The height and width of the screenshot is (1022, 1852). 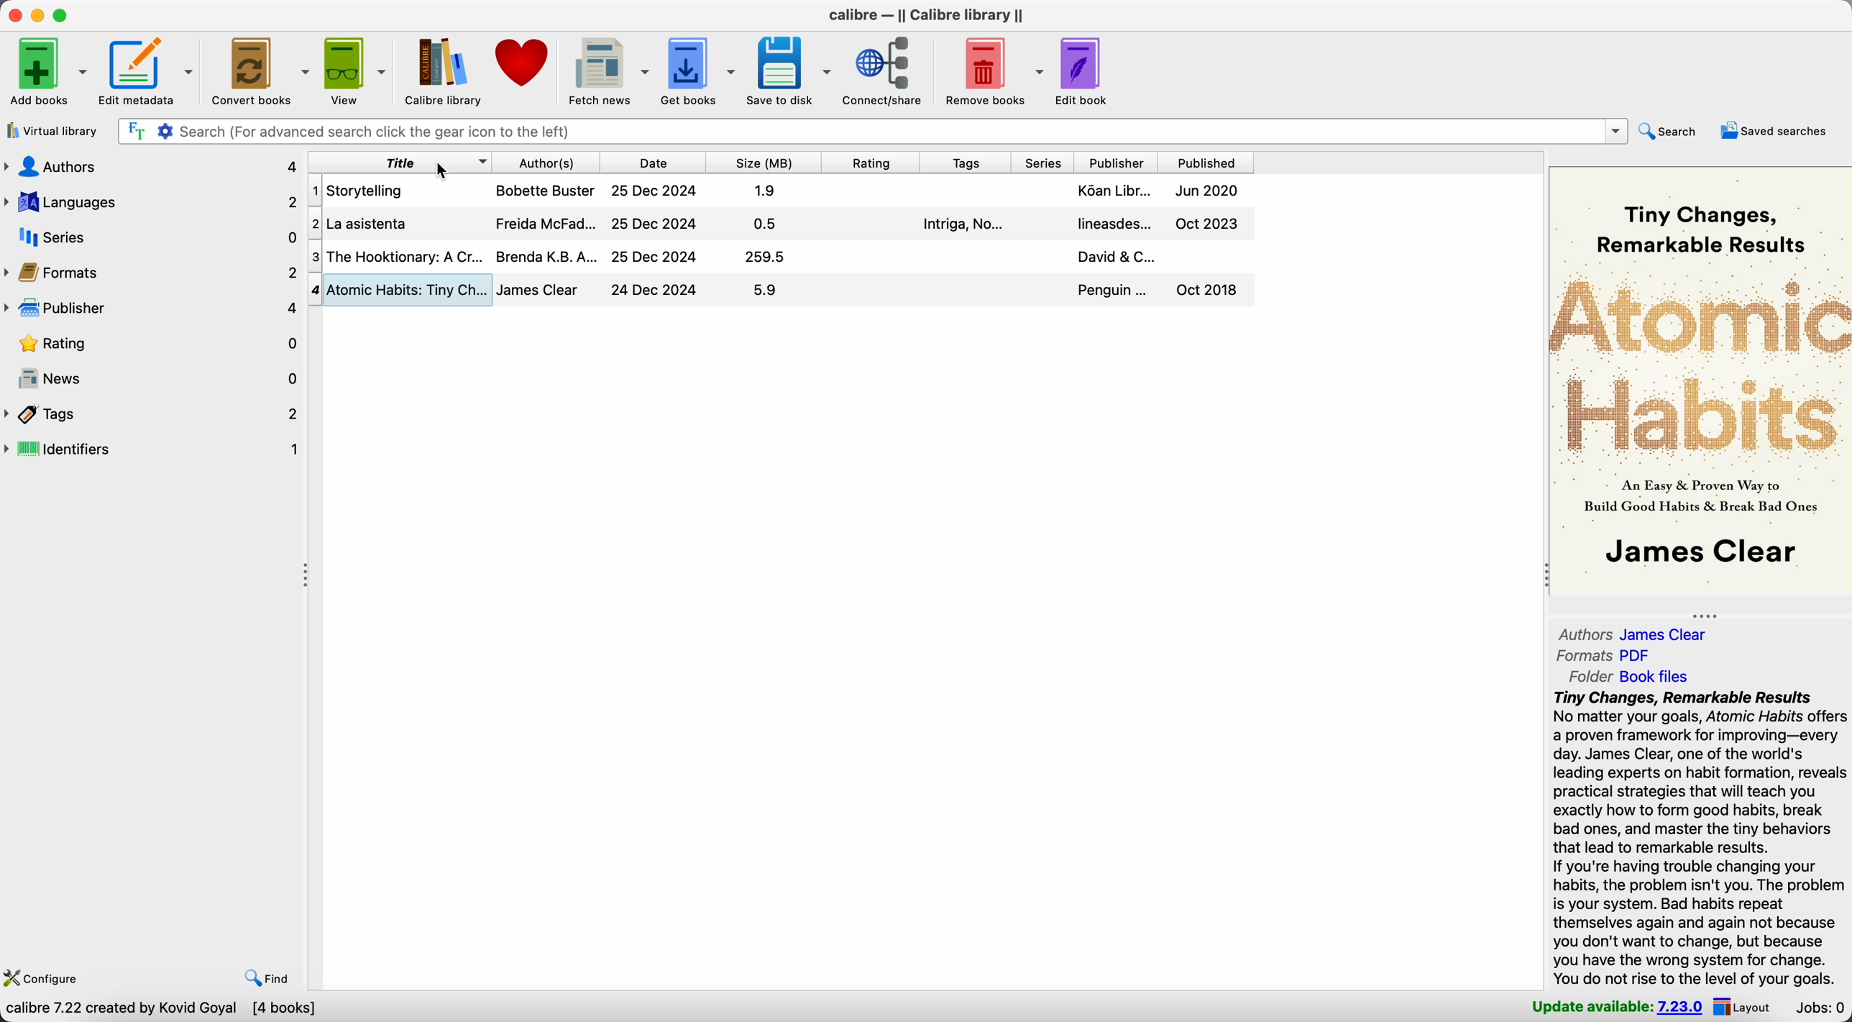 I want to click on rating, so click(x=150, y=346).